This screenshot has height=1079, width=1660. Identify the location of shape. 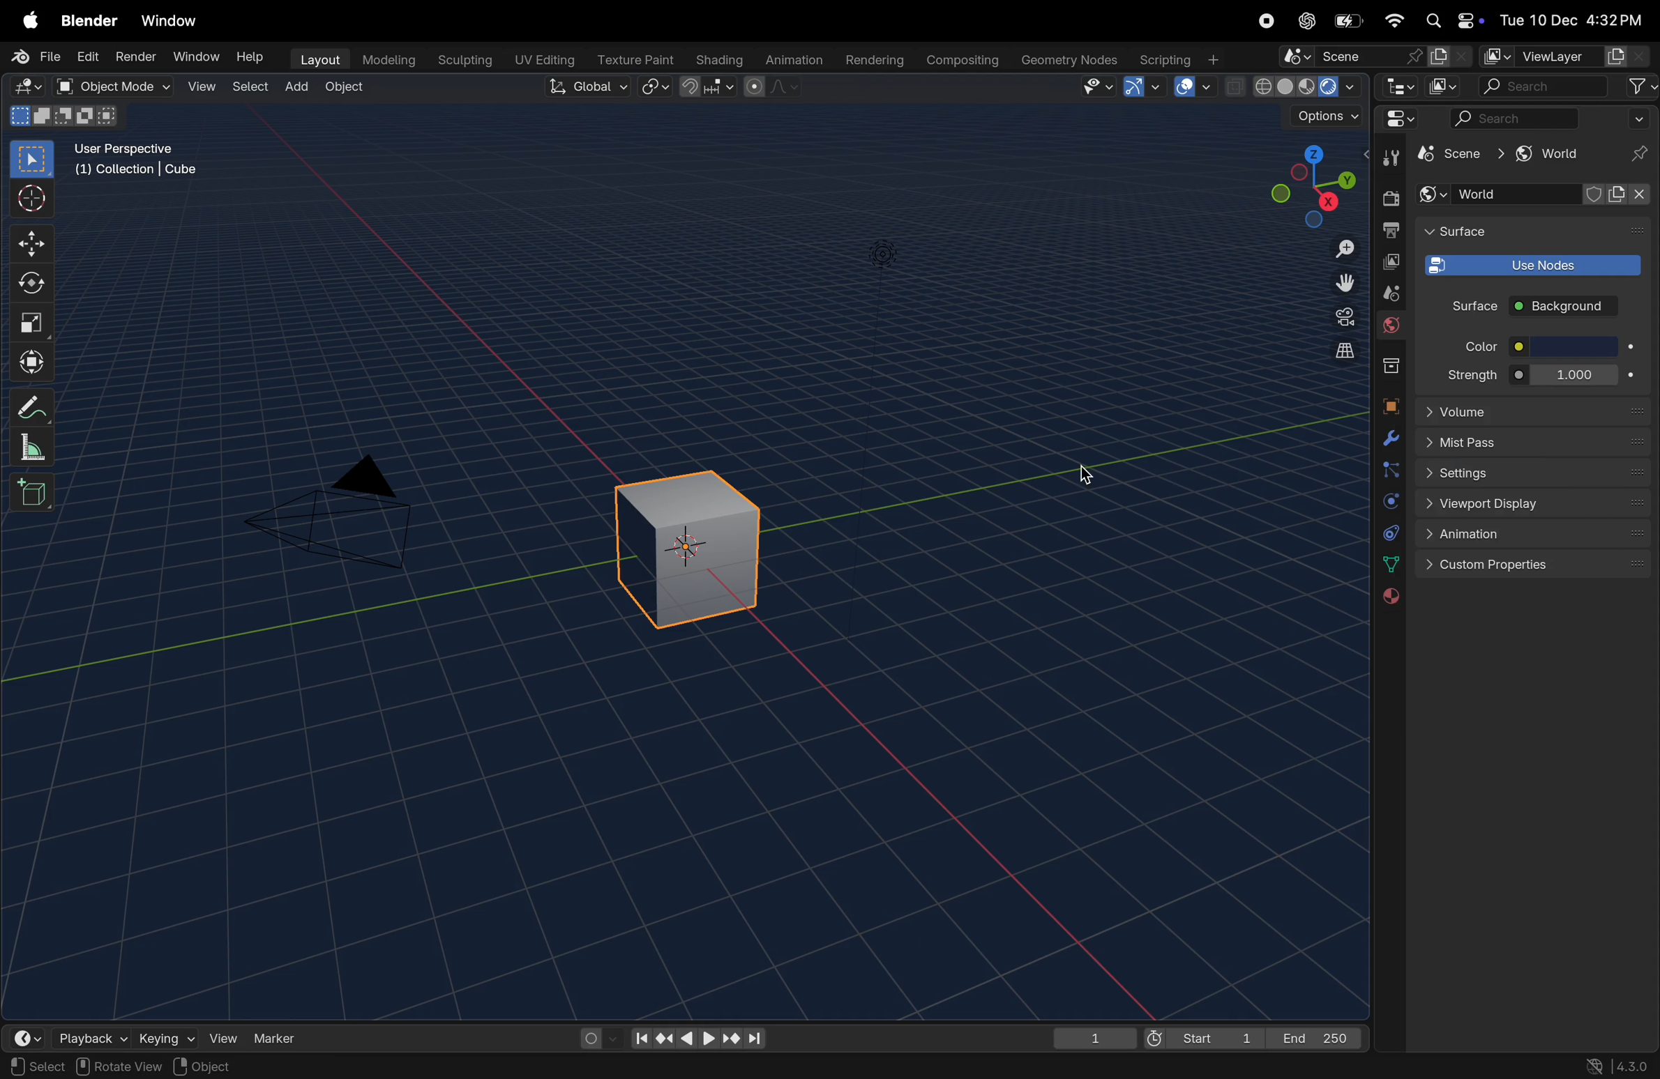
(33, 322).